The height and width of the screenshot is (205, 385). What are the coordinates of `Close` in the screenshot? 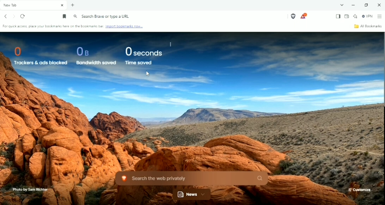 It's located at (379, 5).